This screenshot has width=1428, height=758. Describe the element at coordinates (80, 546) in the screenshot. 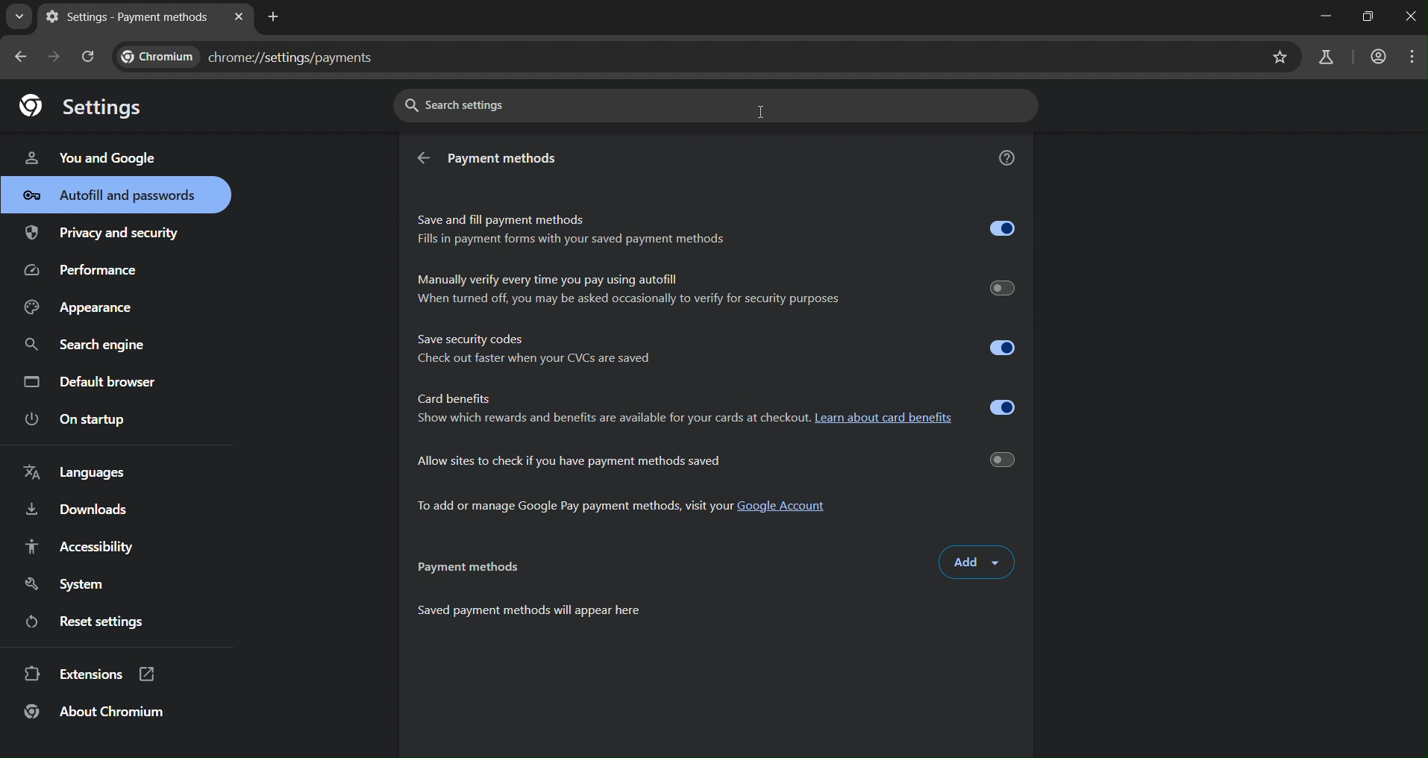

I see `accessibility` at that location.